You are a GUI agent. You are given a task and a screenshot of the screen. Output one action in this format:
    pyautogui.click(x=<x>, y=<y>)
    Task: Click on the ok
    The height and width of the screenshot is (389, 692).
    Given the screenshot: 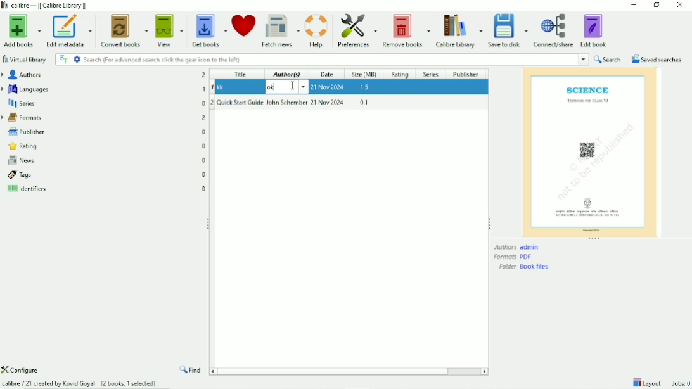 What is the action you would take?
    pyautogui.click(x=350, y=87)
    